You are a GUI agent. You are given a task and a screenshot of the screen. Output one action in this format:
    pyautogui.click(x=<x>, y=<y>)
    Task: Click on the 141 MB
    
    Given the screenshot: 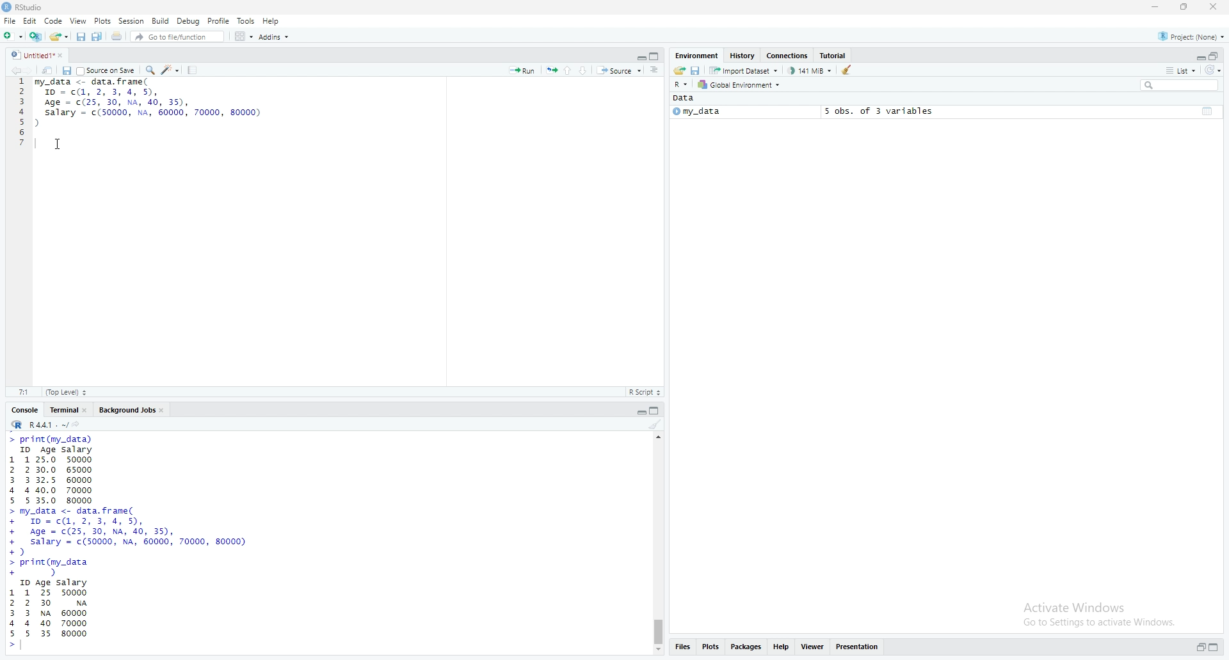 What is the action you would take?
    pyautogui.click(x=811, y=71)
    